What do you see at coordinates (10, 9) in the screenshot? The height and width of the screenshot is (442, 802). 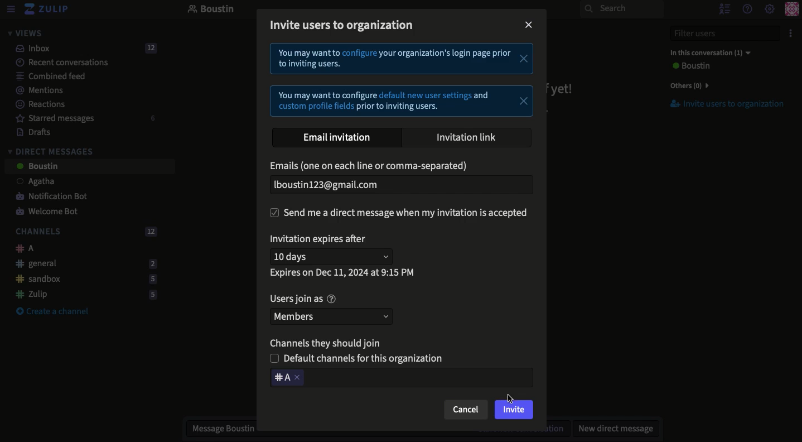 I see `View menu` at bounding box center [10, 9].